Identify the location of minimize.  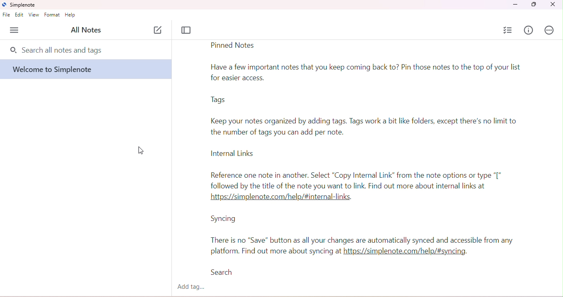
(514, 5).